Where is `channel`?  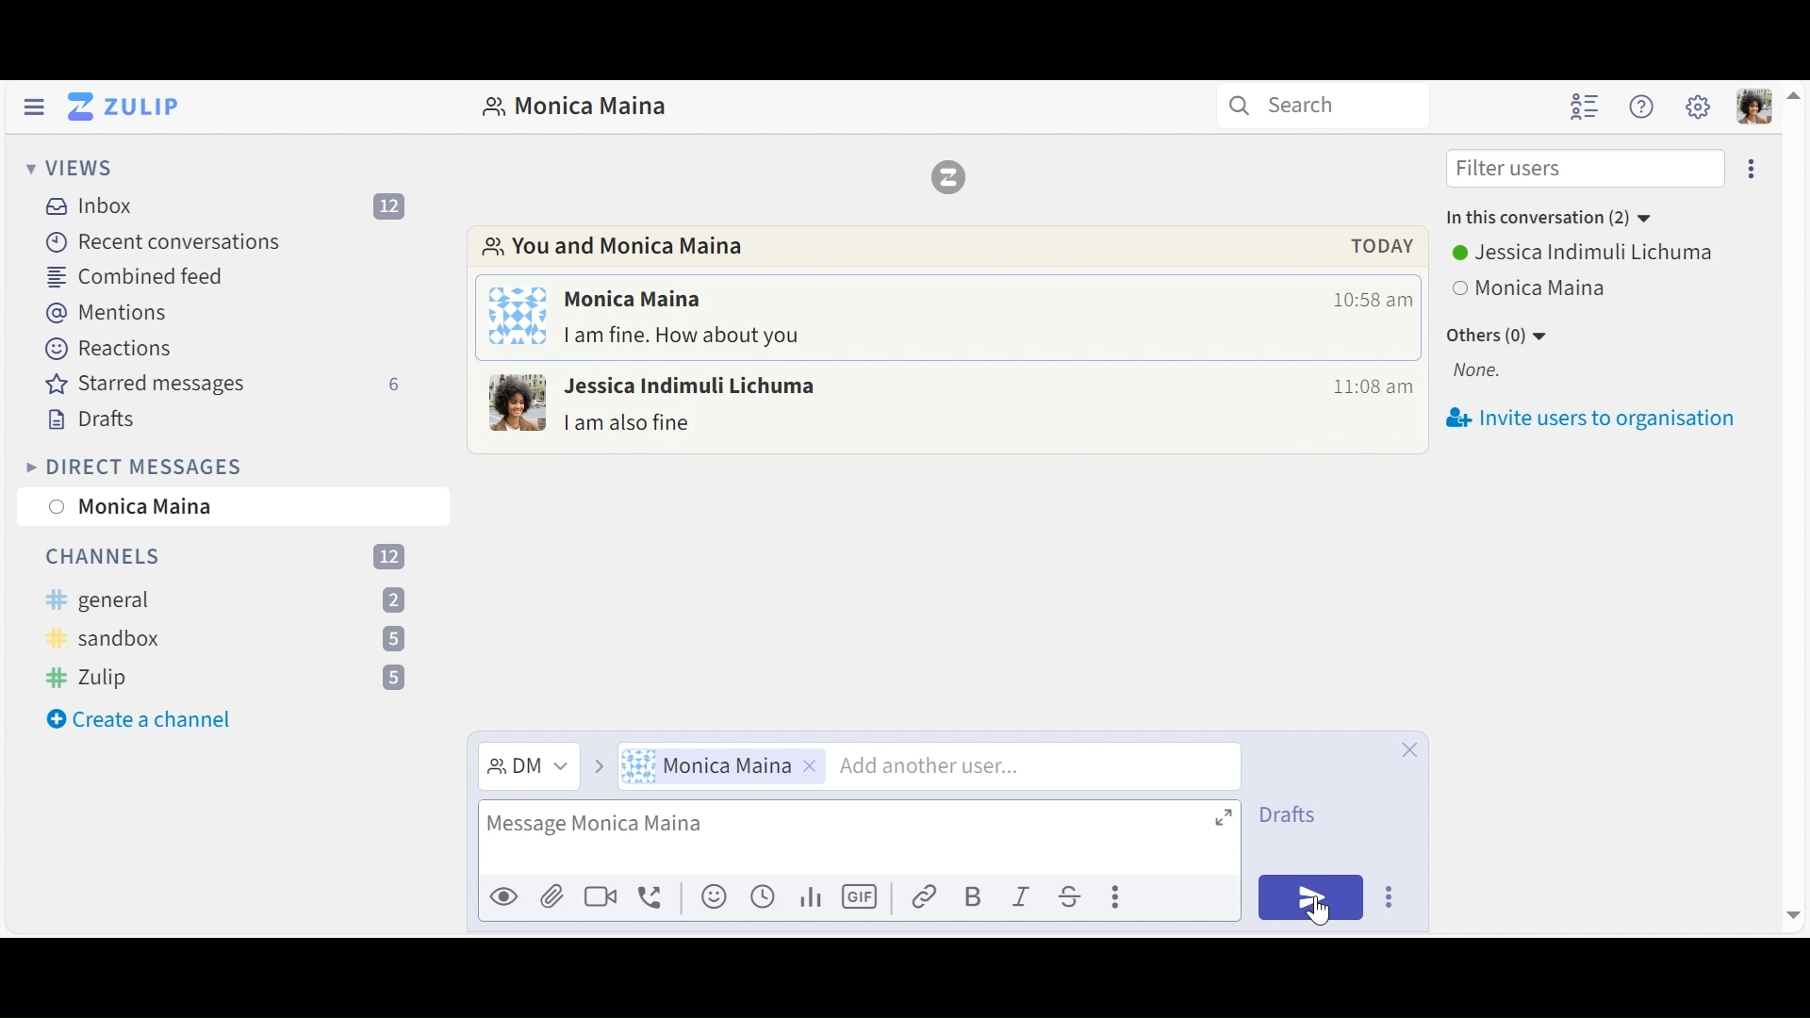 channel is located at coordinates (228, 637).